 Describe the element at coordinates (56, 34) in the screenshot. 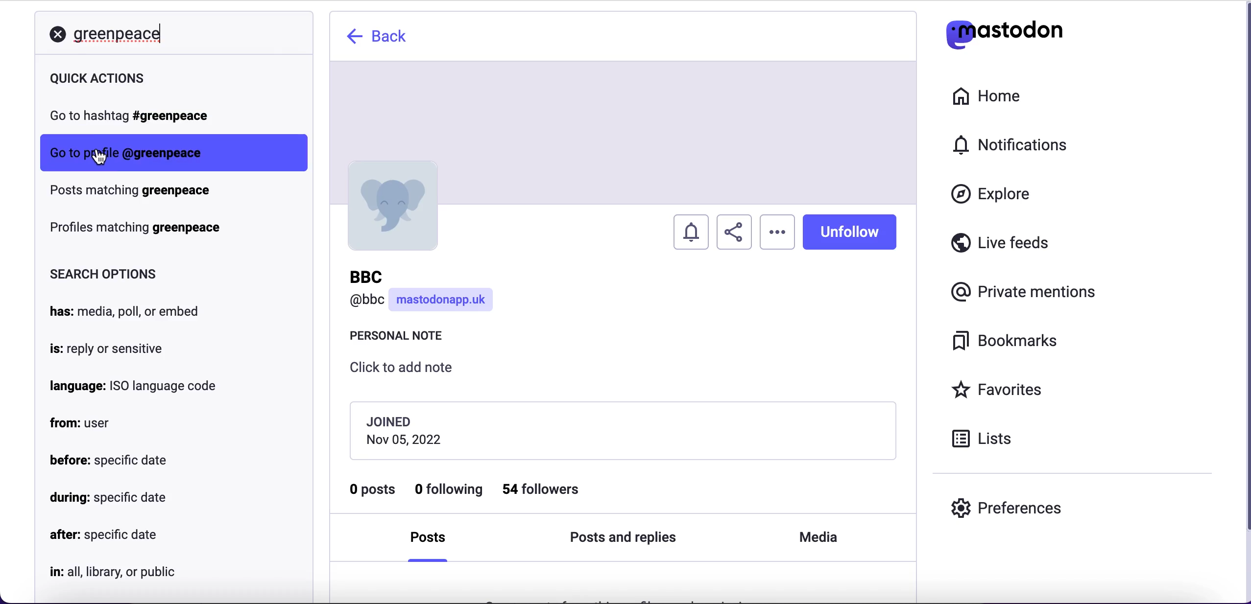

I see `close` at that location.